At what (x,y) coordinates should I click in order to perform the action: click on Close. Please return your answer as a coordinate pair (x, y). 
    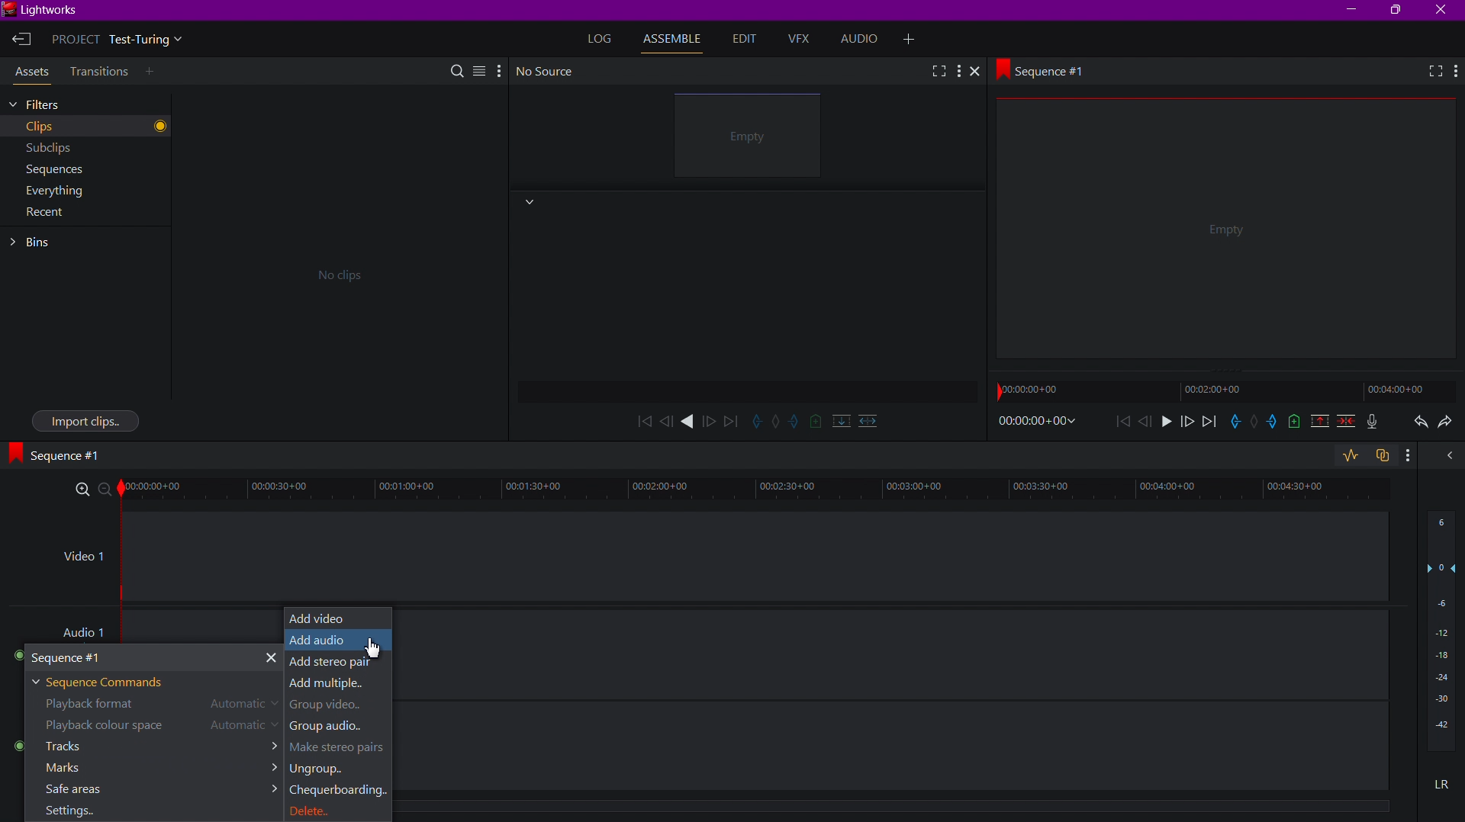
    Looking at the image, I should click on (980, 72).